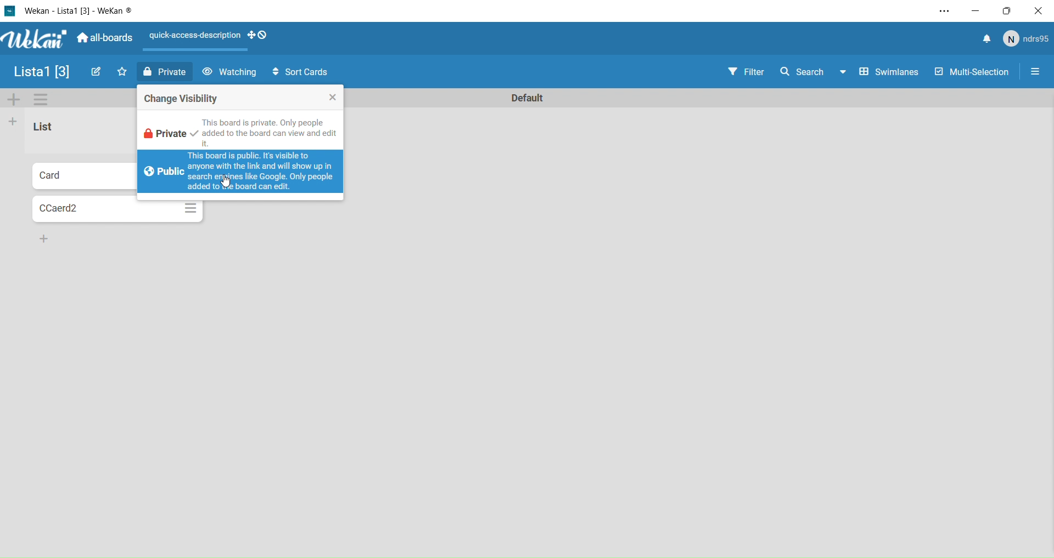 This screenshot has height=558, width=1054. What do you see at coordinates (43, 101) in the screenshot?
I see `Options` at bounding box center [43, 101].